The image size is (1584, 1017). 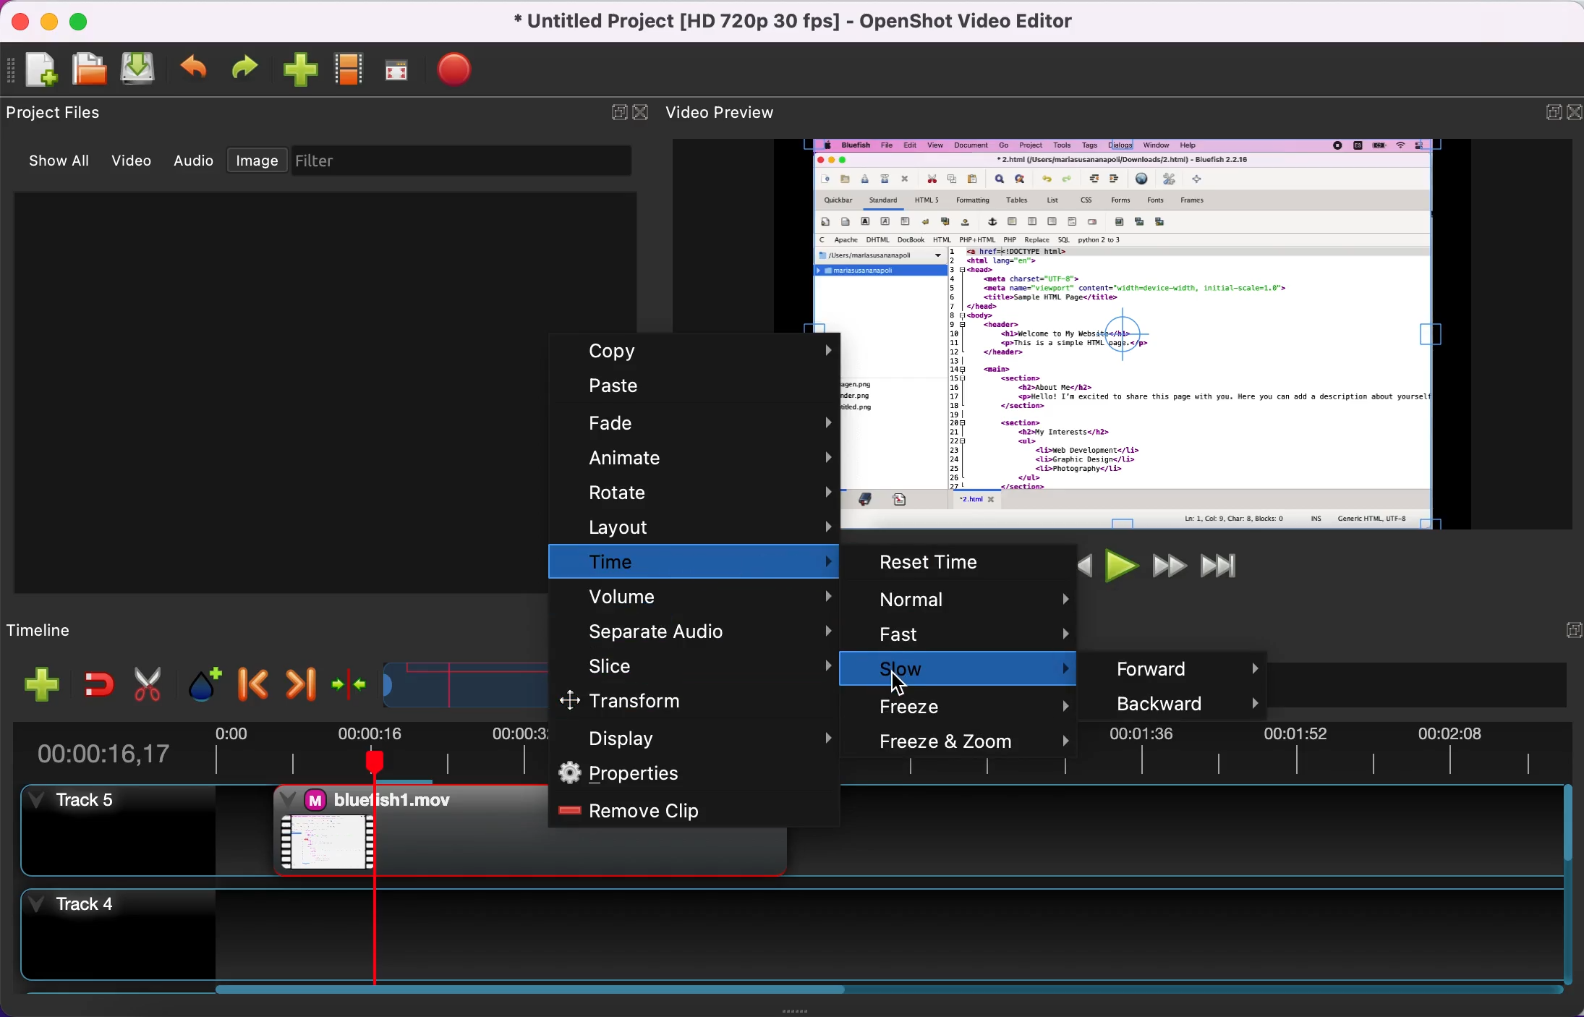 What do you see at coordinates (467, 161) in the screenshot?
I see `filter` at bounding box center [467, 161].